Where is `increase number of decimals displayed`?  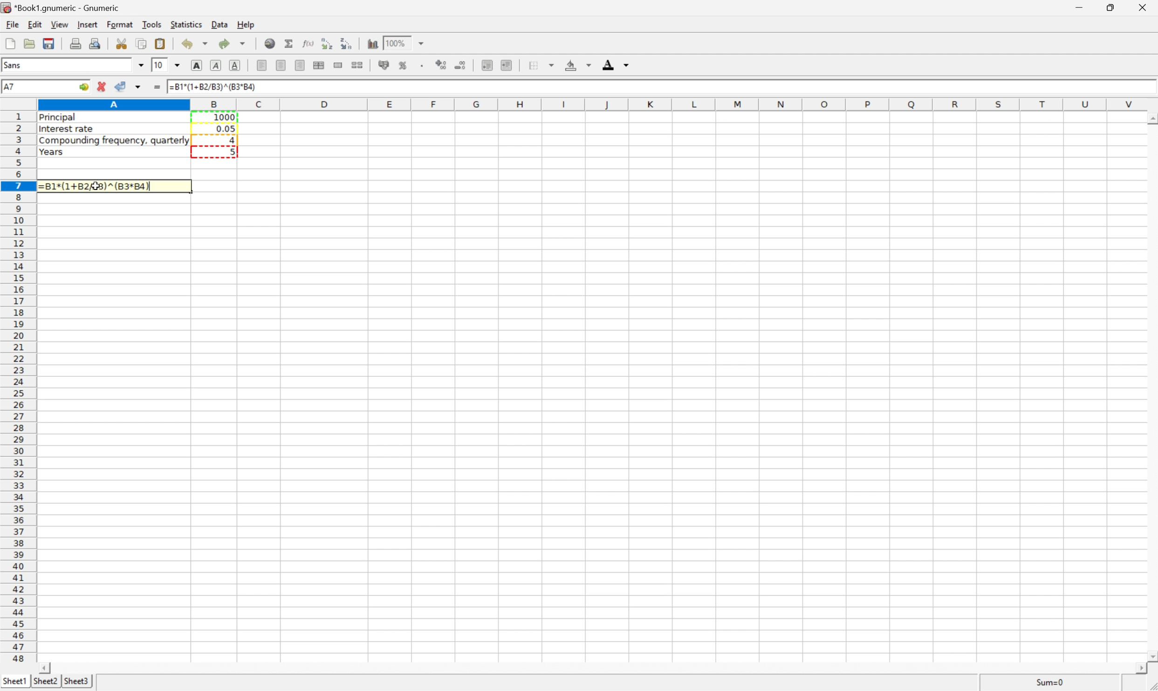
increase number of decimals displayed is located at coordinates (442, 65).